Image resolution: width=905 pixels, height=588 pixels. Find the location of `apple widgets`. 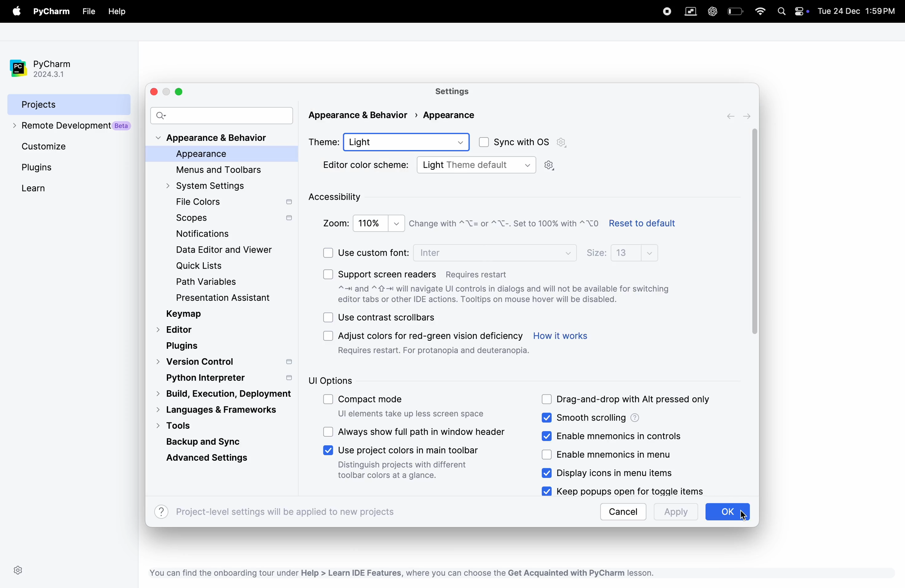

apple widgets is located at coordinates (792, 13).